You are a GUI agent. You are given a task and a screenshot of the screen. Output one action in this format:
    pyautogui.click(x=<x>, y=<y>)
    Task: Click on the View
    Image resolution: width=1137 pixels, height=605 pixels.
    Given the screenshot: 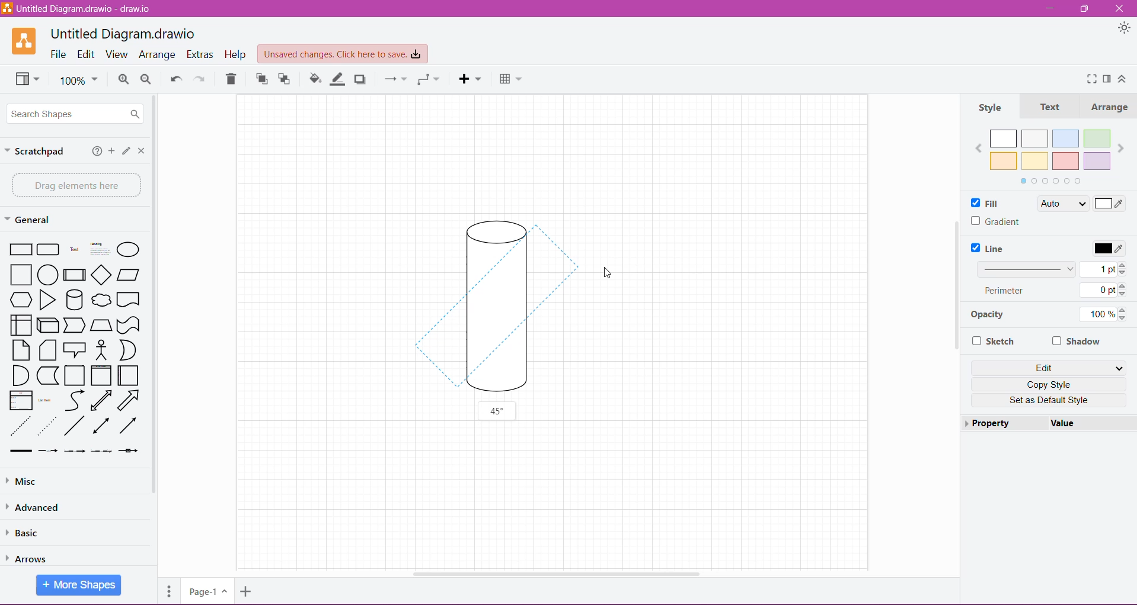 What is the action you would take?
    pyautogui.click(x=25, y=81)
    